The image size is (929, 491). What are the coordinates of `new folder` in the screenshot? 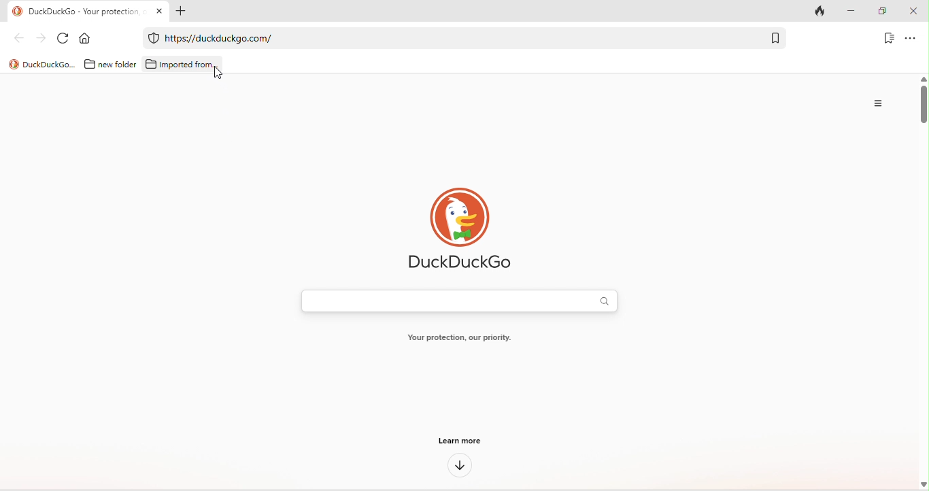 It's located at (108, 64).